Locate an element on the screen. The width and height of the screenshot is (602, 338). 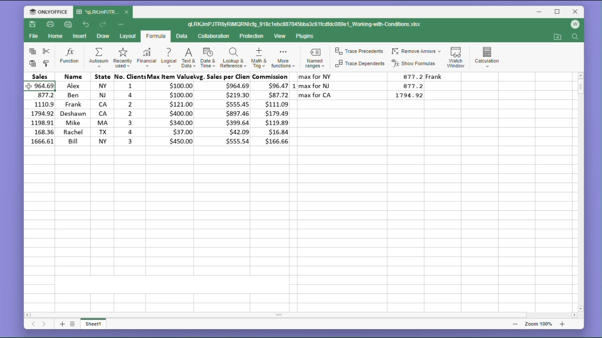
maths & trig is located at coordinates (258, 58).